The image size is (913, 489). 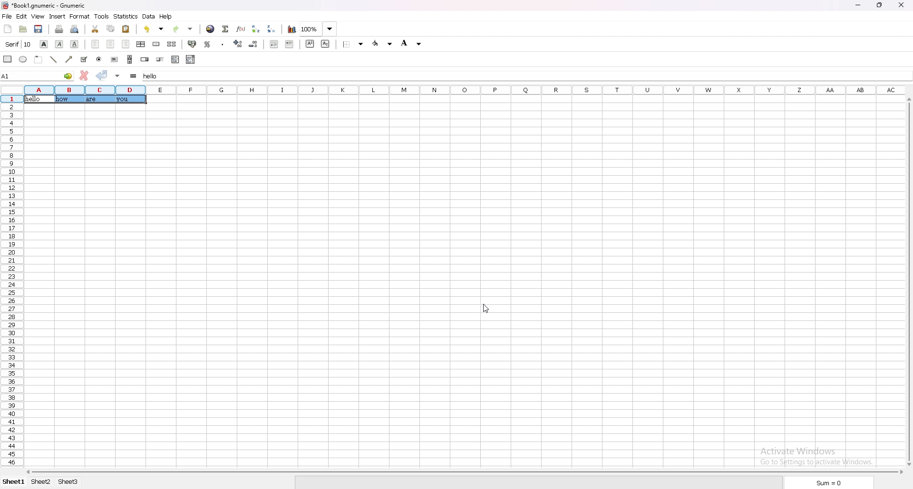 I want to click on help, so click(x=167, y=17).